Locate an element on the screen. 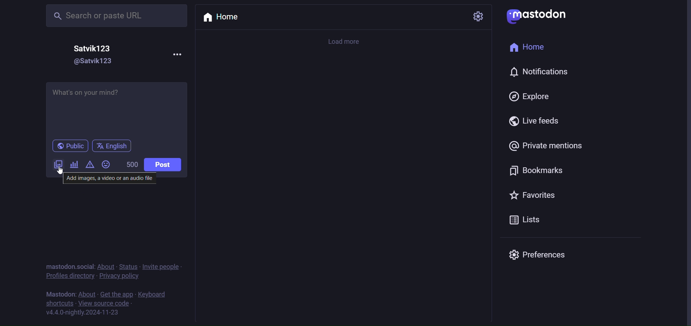  load more is located at coordinates (347, 41).